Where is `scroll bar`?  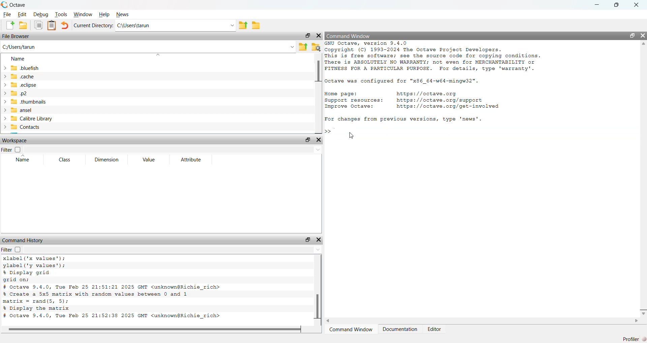
scroll bar is located at coordinates (316, 289).